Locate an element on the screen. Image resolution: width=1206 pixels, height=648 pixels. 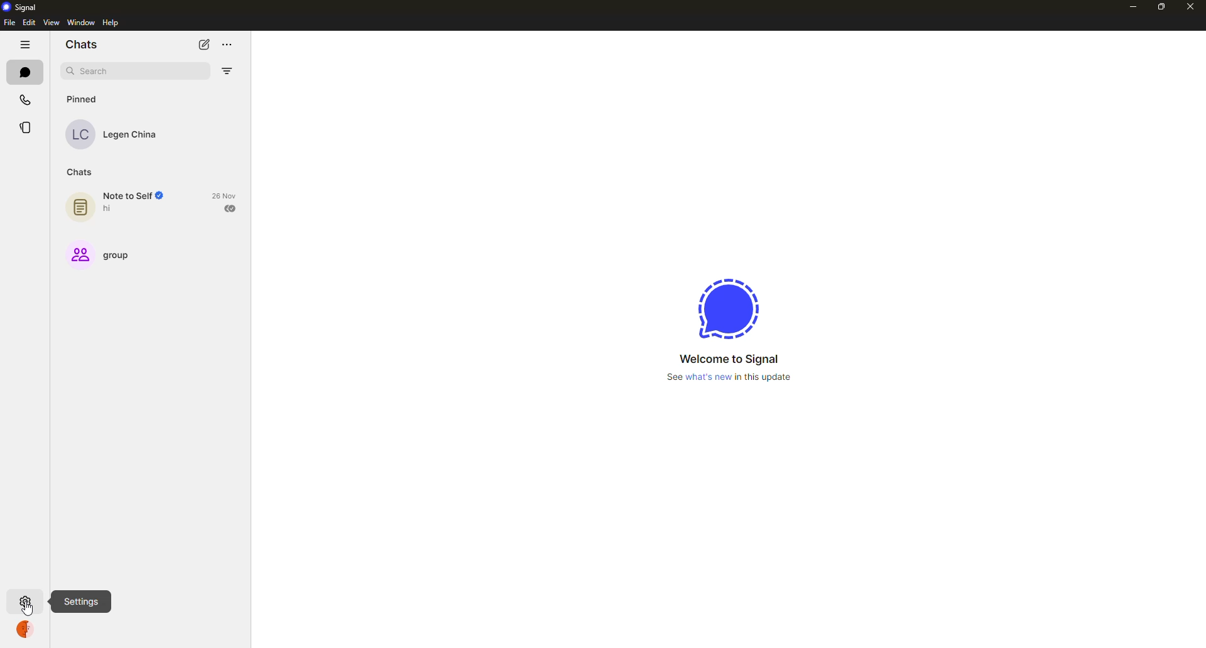
signal is located at coordinates (728, 308).